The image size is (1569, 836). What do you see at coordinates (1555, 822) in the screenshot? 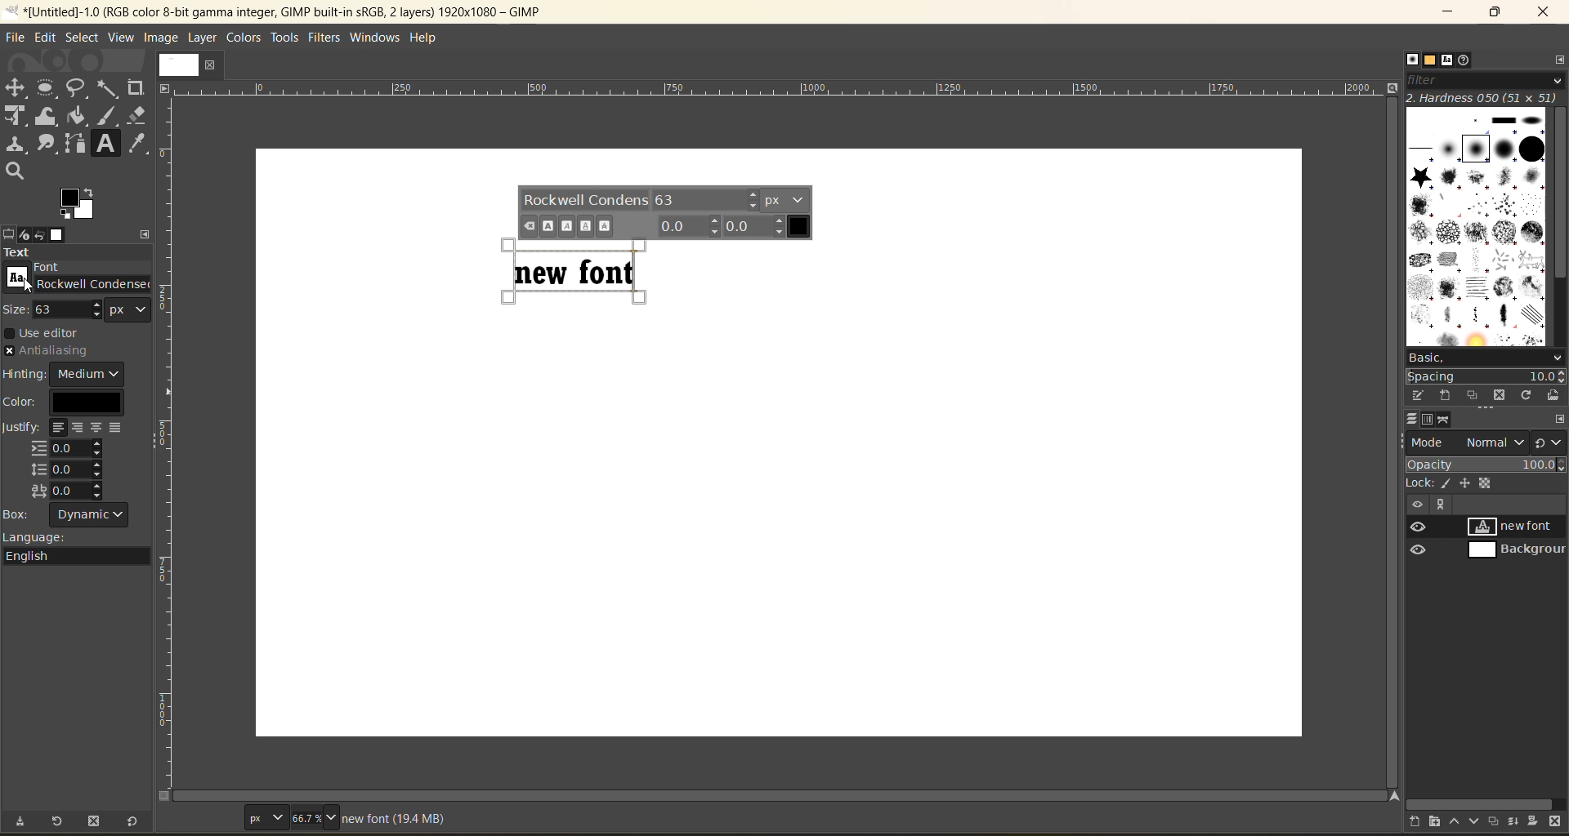
I see `delete this layer` at bounding box center [1555, 822].